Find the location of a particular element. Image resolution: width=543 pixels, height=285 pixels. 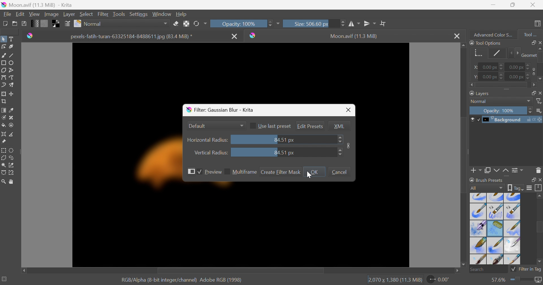

Horizontal mirror tool is located at coordinates (354, 24).